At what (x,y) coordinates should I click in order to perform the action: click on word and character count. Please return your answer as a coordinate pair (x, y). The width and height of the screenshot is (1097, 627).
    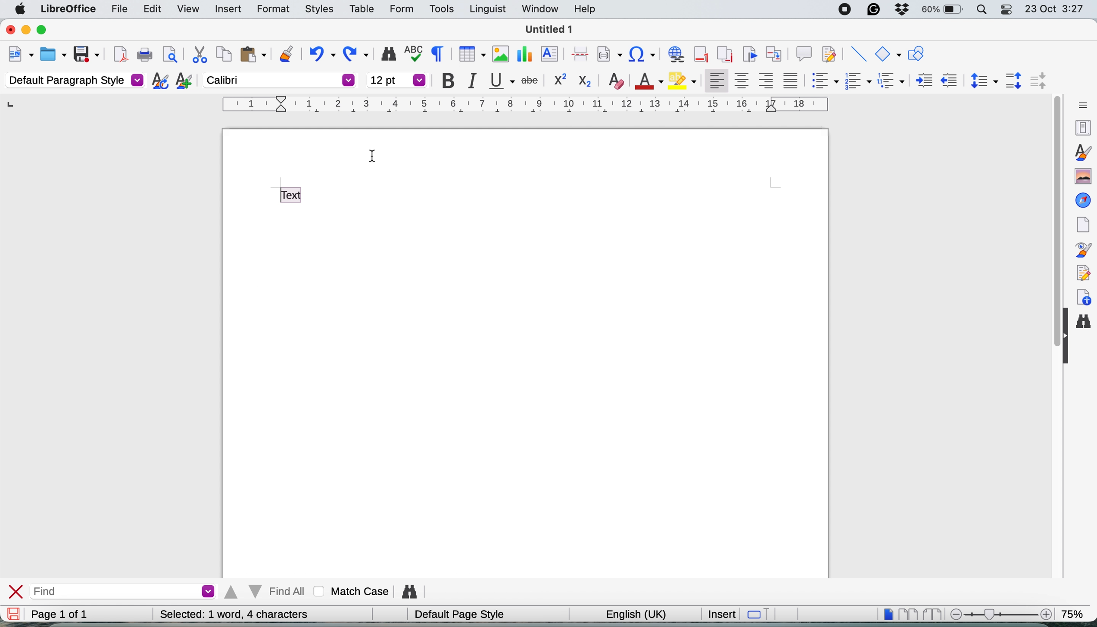
    Looking at the image, I should click on (210, 614).